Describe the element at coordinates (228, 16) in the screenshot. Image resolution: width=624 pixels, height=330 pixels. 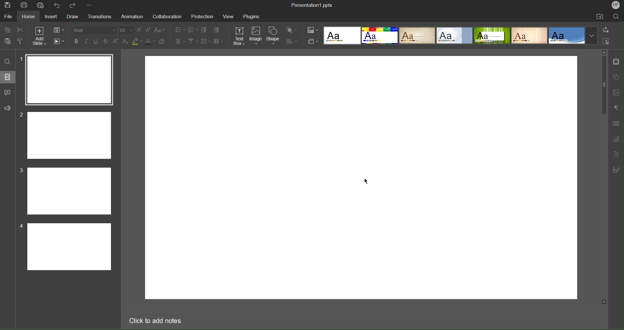
I see `View` at that location.